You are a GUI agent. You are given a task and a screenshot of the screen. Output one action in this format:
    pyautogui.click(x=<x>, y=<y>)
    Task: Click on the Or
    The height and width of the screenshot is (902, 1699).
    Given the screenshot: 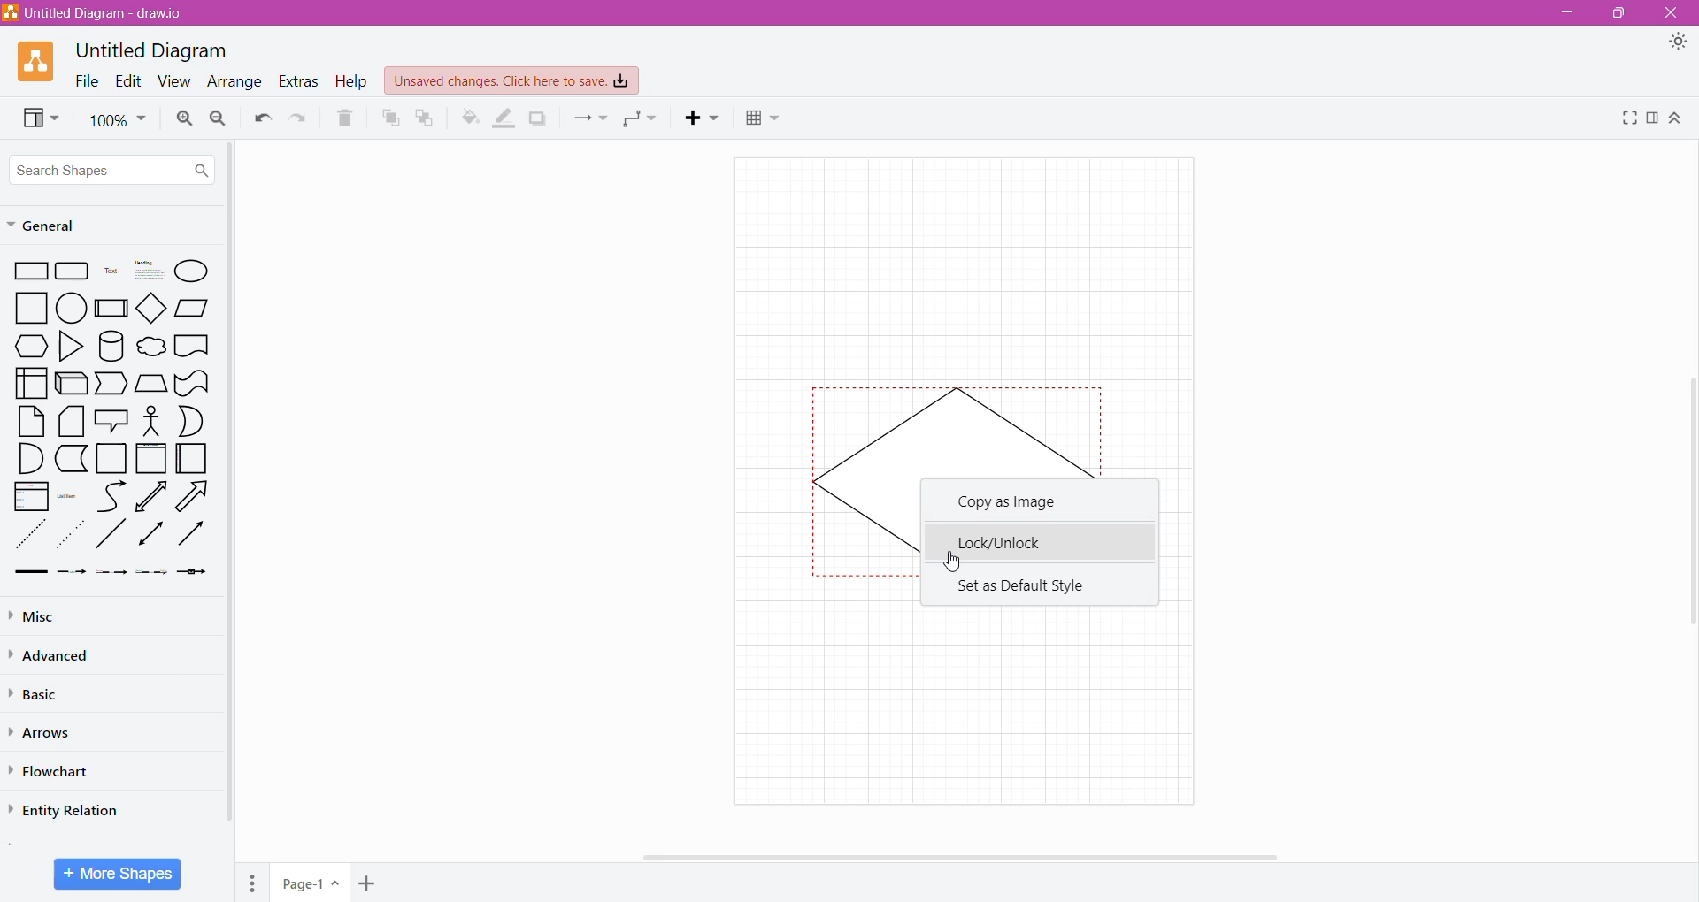 What is the action you would take?
    pyautogui.click(x=192, y=421)
    